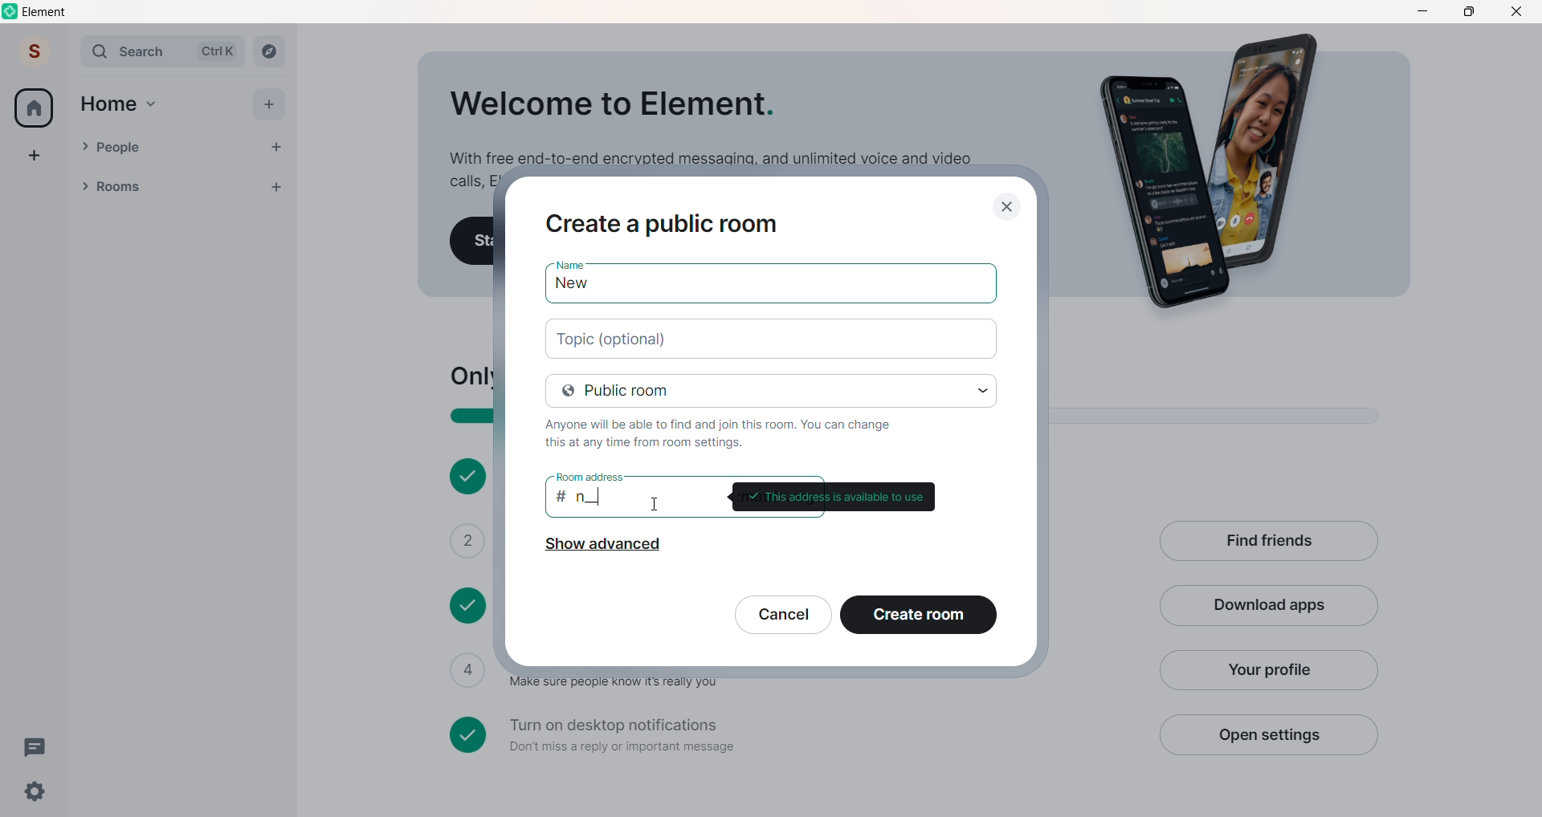 The image size is (1542, 817). I want to click on Cancel, so click(783, 616).